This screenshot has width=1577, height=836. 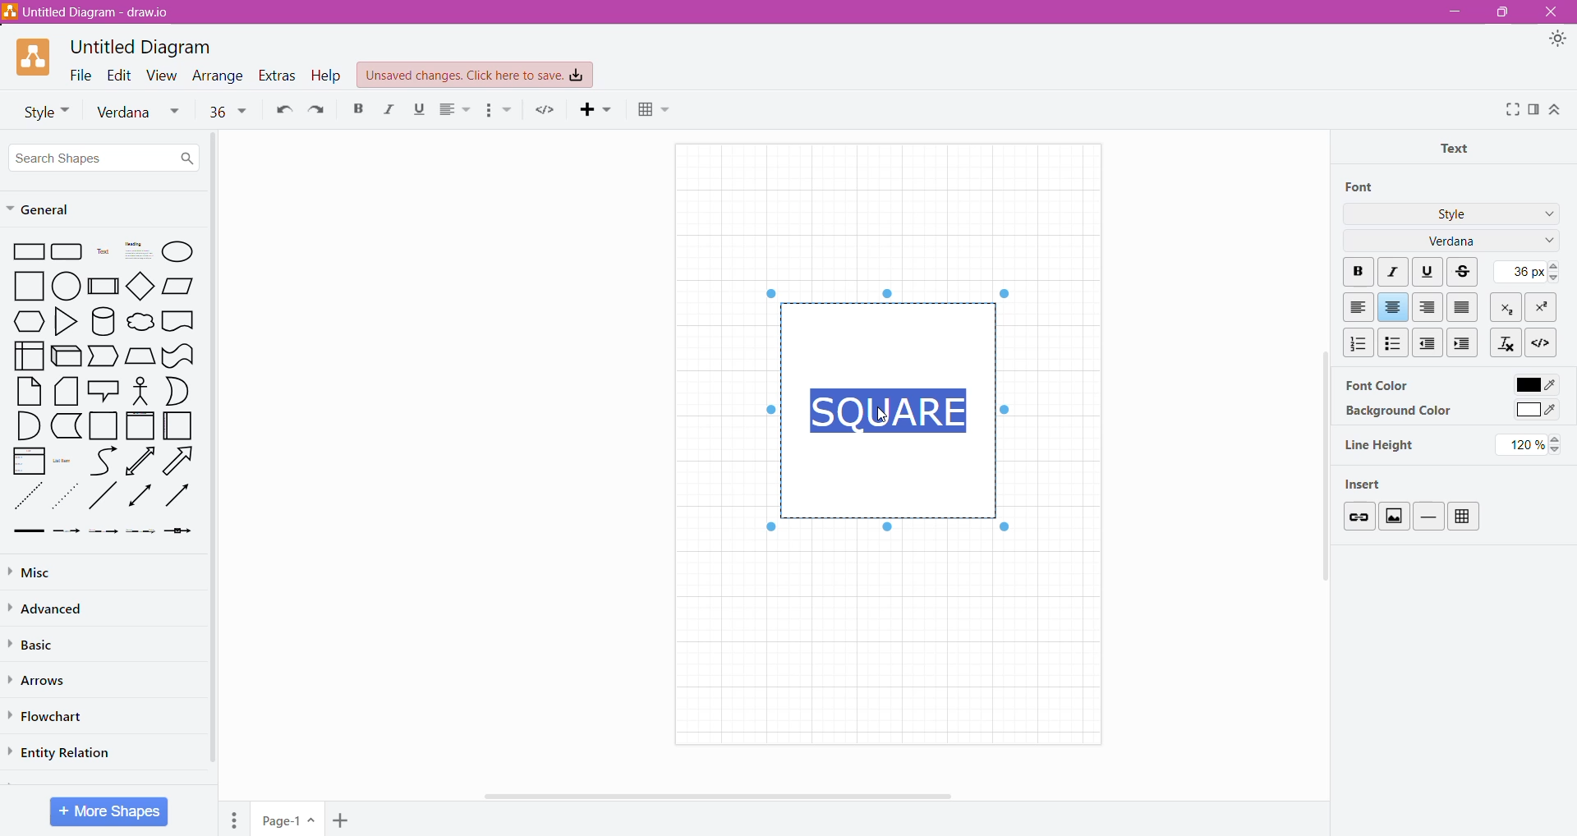 I want to click on Thin Arrow, so click(x=103, y=531).